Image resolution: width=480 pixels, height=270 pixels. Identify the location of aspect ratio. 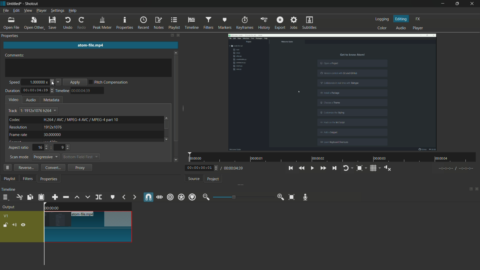
(19, 148).